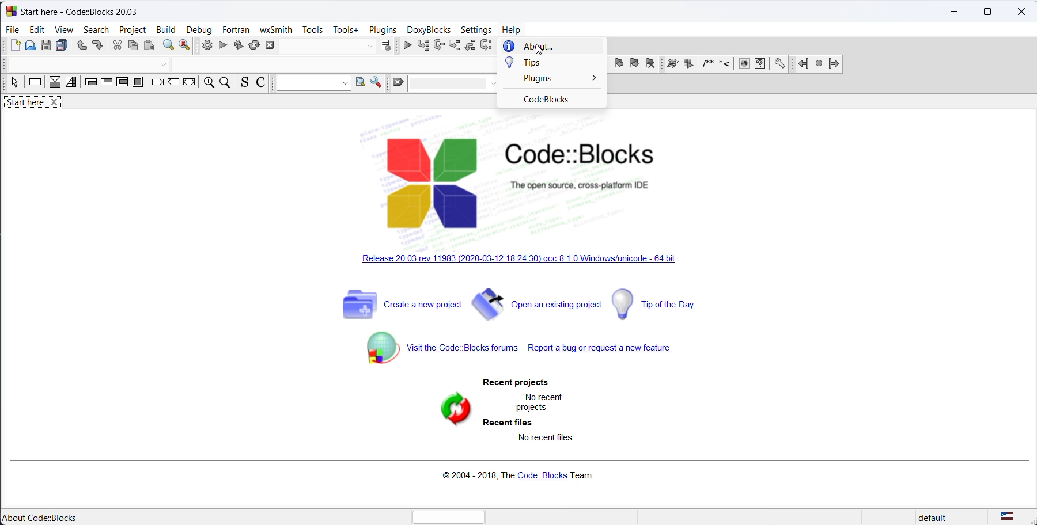  I want to click on build and run, so click(237, 45).